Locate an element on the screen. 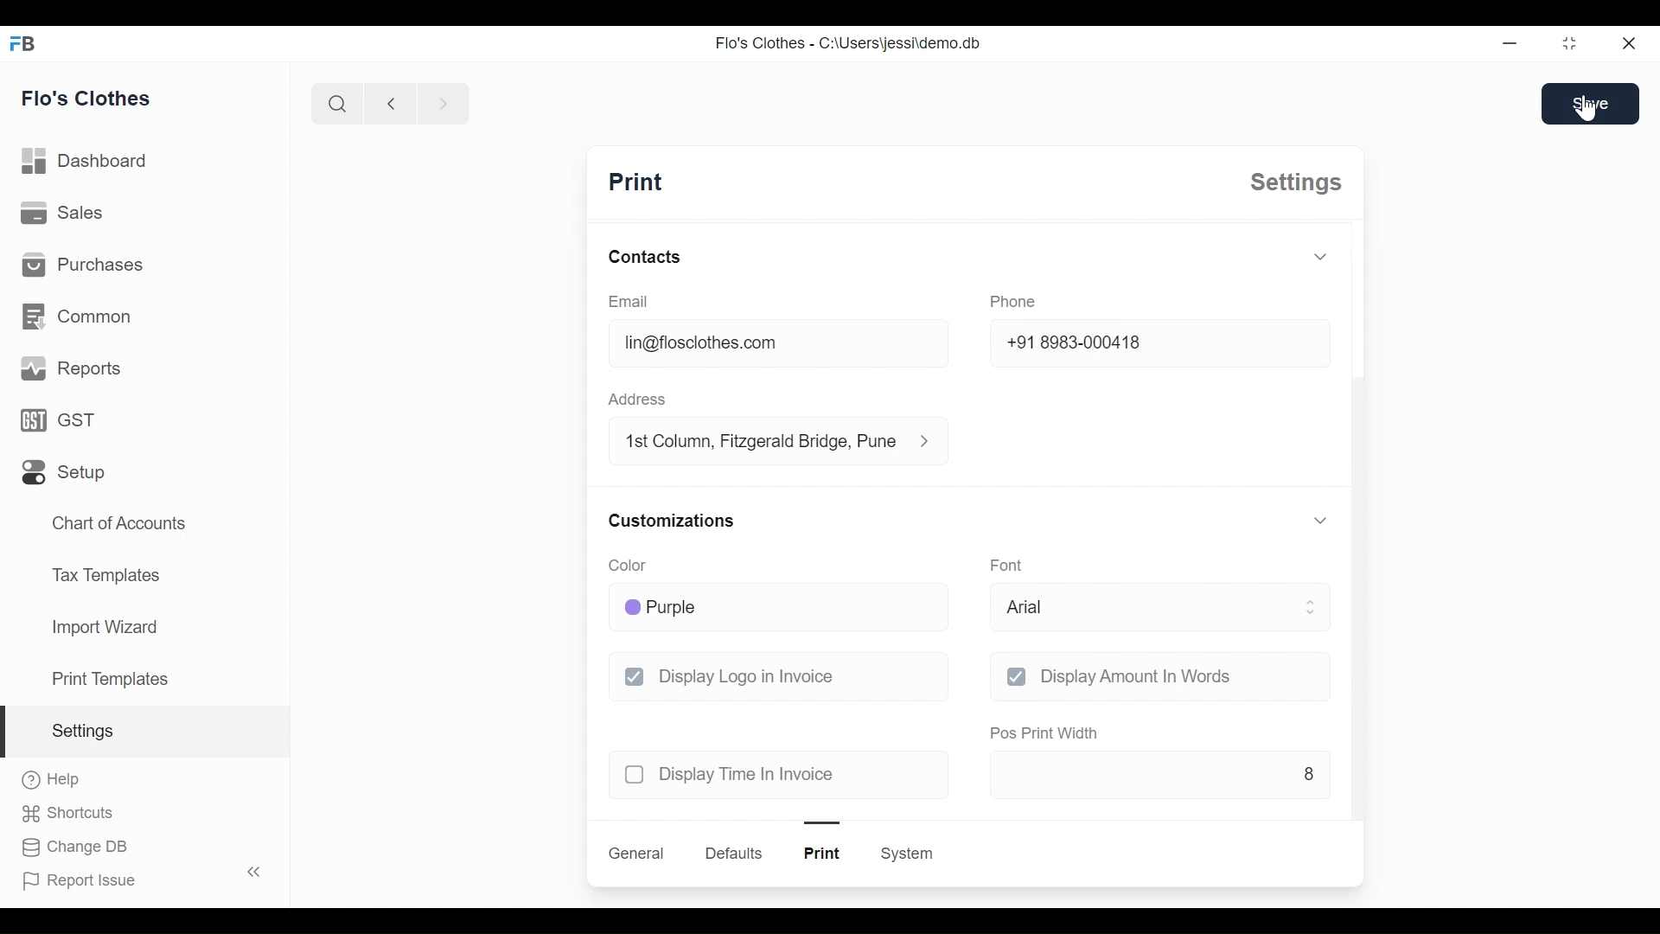 The height and width of the screenshot is (934, 1660). shortcuts is located at coordinates (67, 814).